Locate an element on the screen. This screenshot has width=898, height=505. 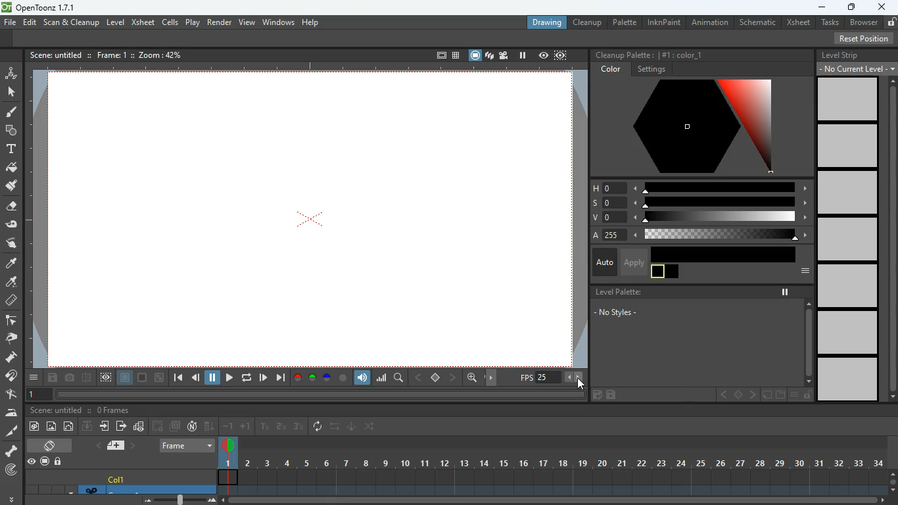
scroll bar is located at coordinates (892, 483).